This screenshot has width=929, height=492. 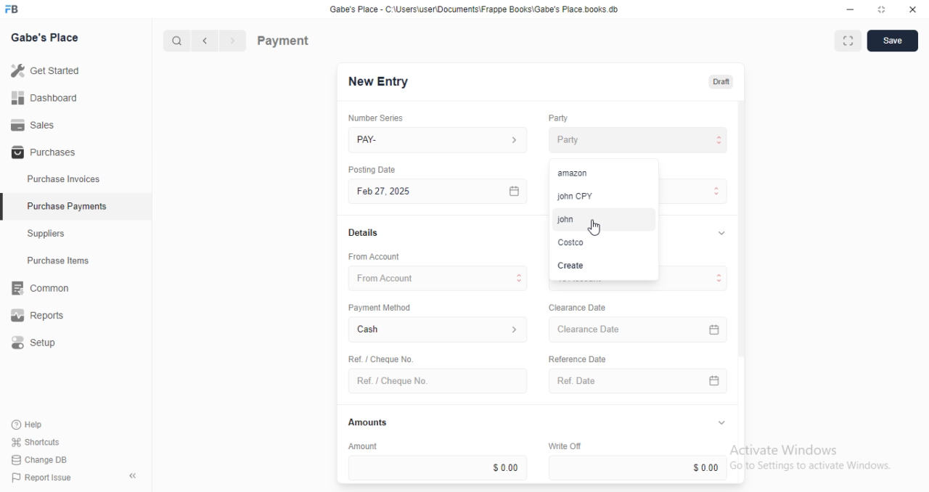 I want to click on Details, so click(x=361, y=233).